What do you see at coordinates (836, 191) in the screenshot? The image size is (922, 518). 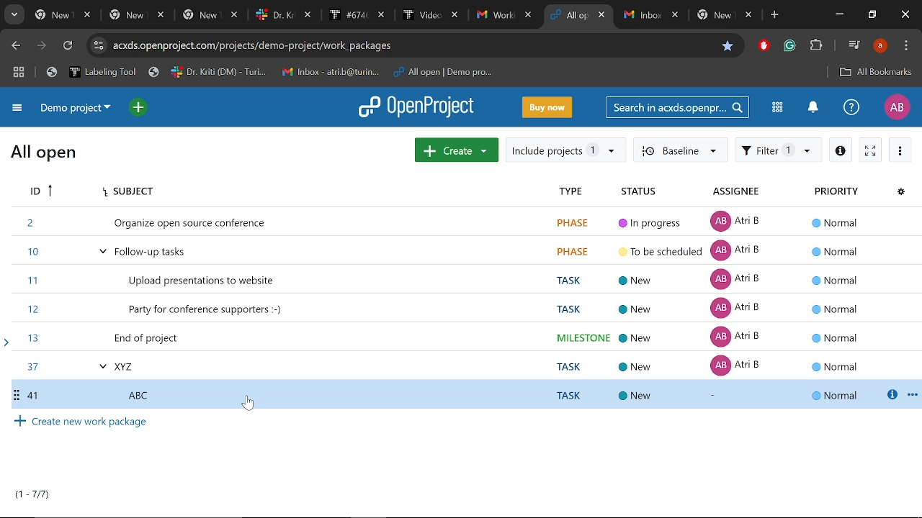 I see `Property` at bounding box center [836, 191].